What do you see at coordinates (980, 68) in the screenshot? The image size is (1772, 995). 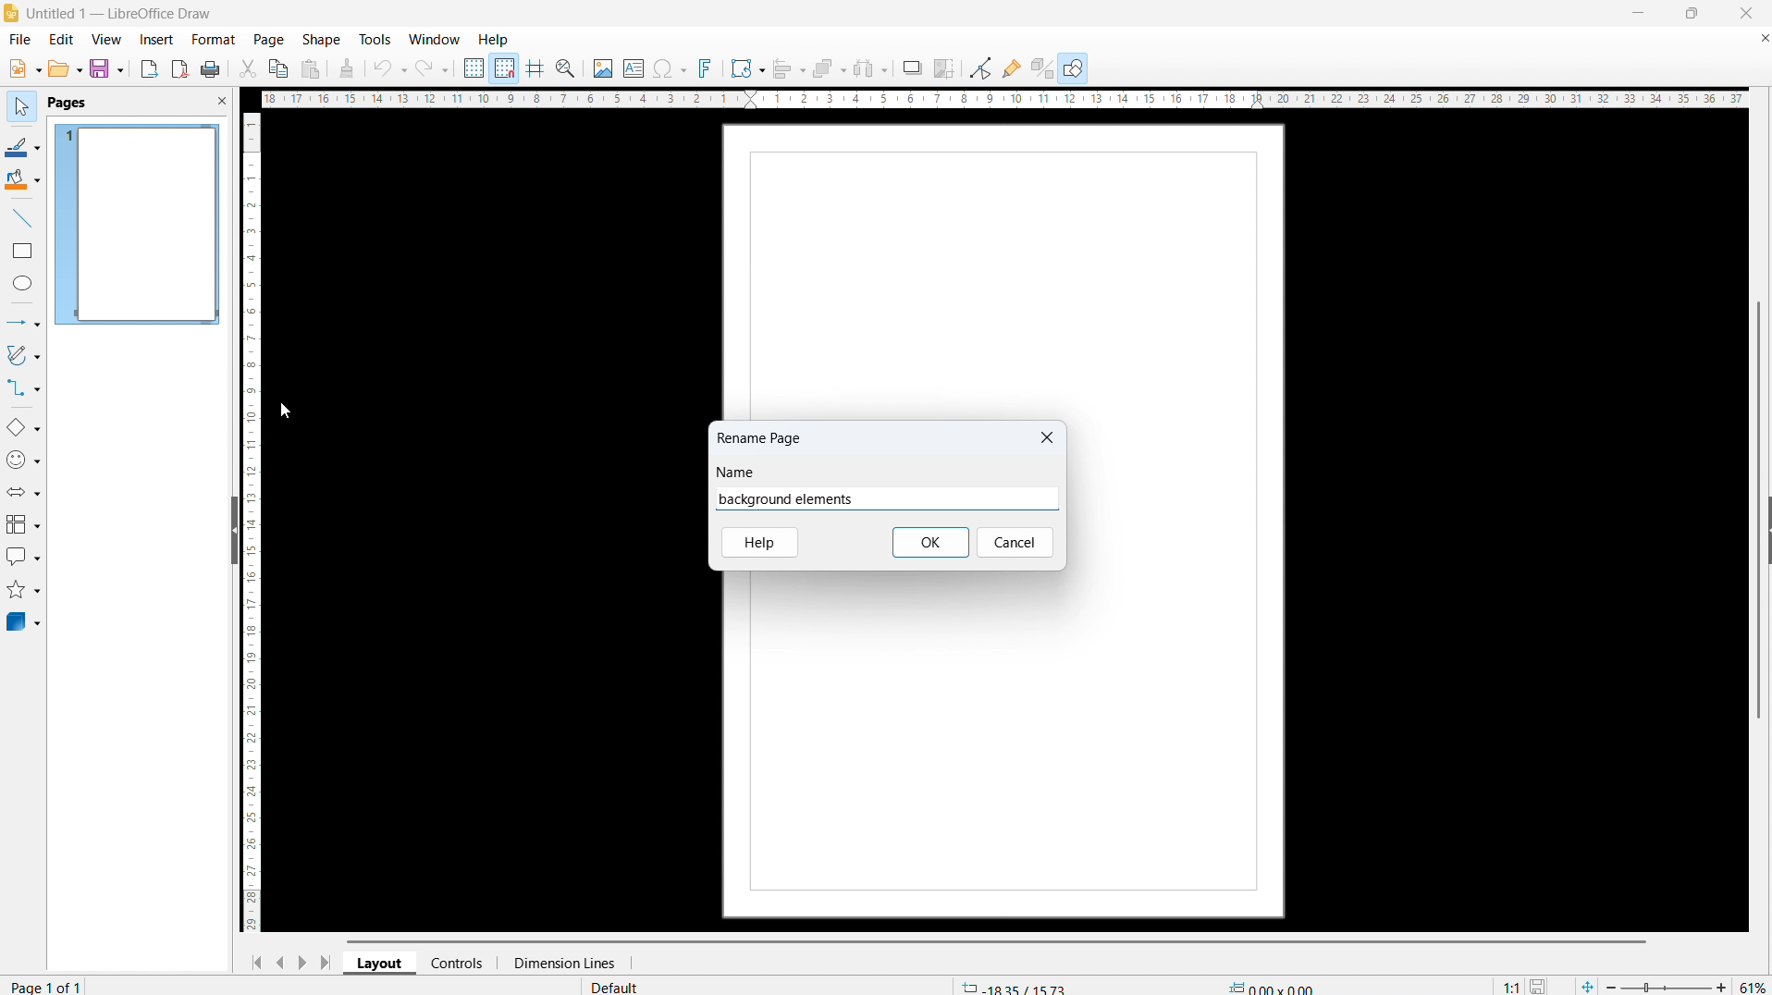 I see `toggle point edit mode` at bounding box center [980, 68].